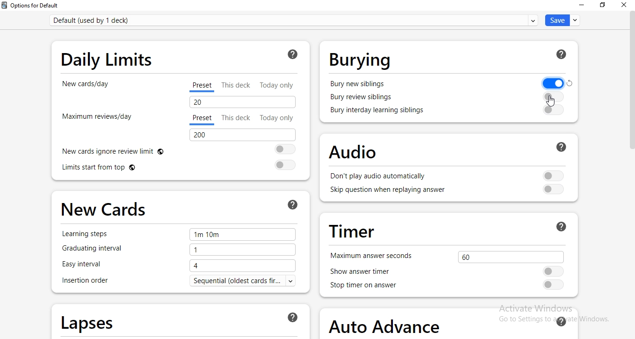 This screenshot has height=339, width=635. Describe the element at coordinates (238, 118) in the screenshot. I see `this deck` at that location.